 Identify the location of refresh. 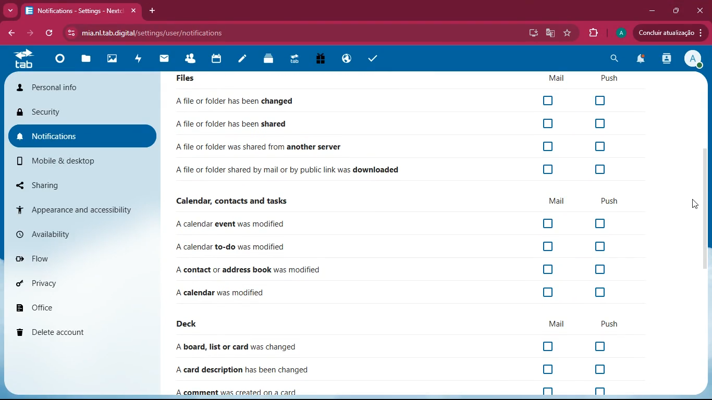
(51, 33).